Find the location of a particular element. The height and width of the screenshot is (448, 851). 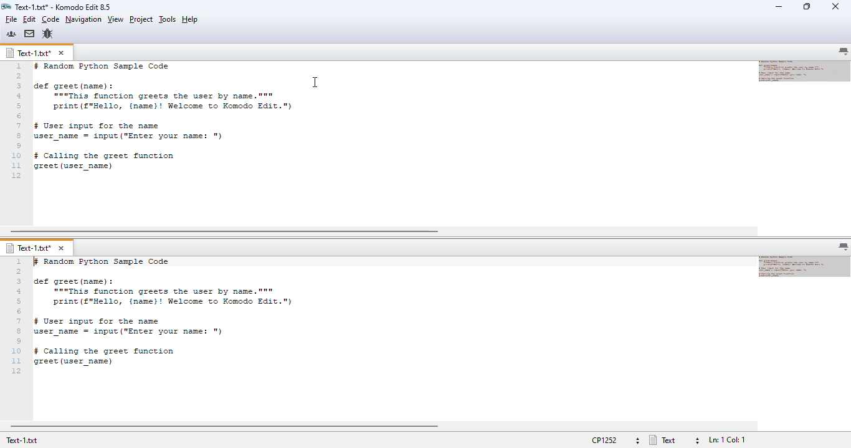

komodo email lists is located at coordinates (29, 34).